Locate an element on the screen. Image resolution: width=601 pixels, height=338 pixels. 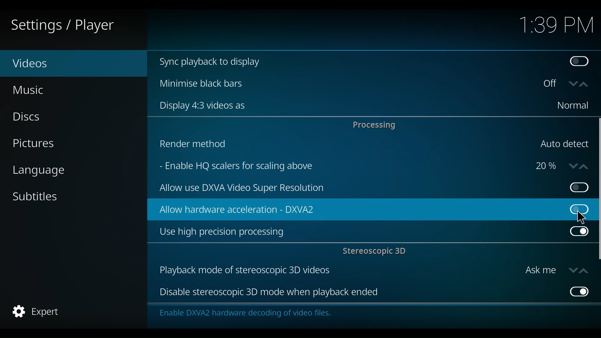
Cursor is located at coordinates (584, 218).